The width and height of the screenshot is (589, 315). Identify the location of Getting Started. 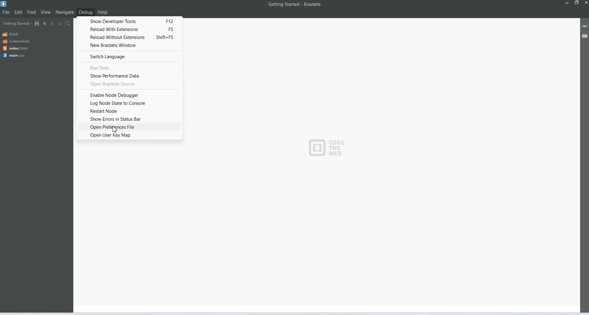
(17, 24).